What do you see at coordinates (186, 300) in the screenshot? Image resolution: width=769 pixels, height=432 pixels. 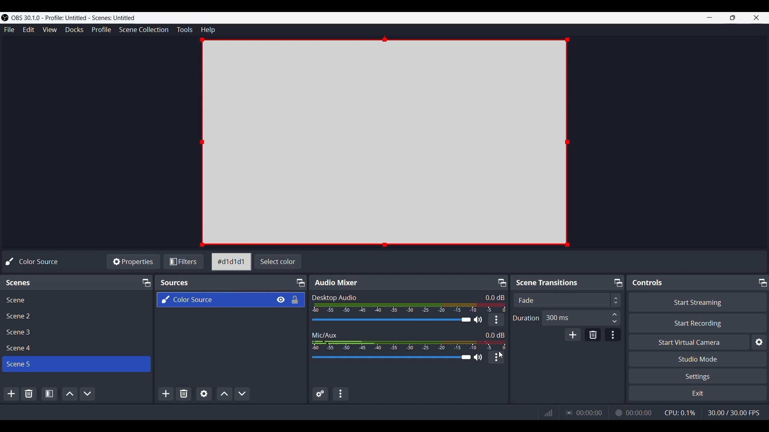 I see `New source added using the + option` at bounding box center [186, 300].